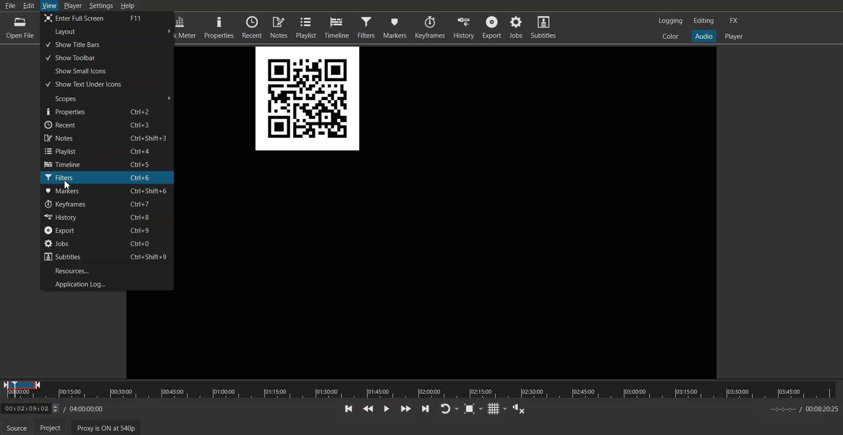 This screenshot has width=843, height=435. Describe the element at coordinates (406, 409) in the screenshot. I see `Play Quickly forwards` at that location.